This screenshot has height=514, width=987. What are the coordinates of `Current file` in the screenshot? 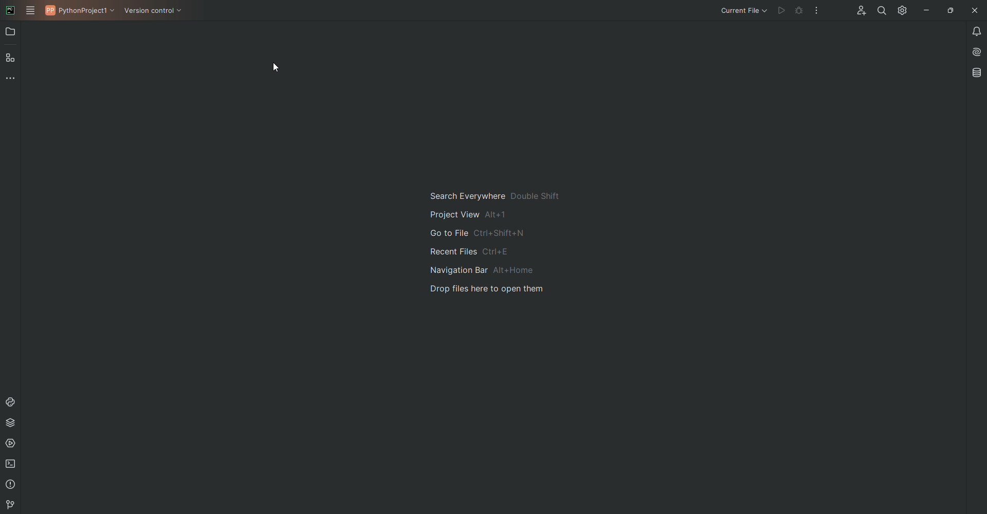 It's located at (743, 11).